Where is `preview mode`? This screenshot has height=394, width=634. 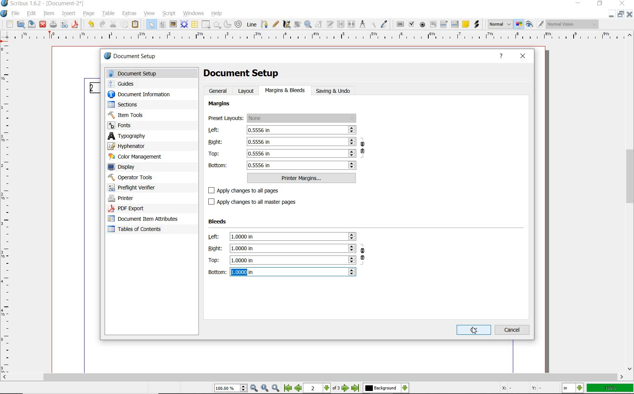 preview mode is located at coordinates (529, 25).